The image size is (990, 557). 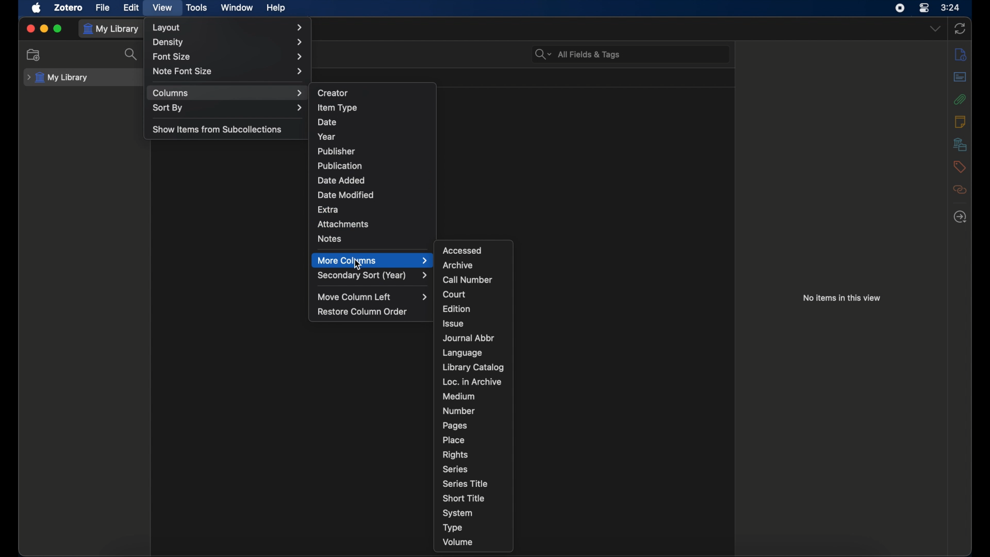 I want to click on info, so click(x=961, y=54).